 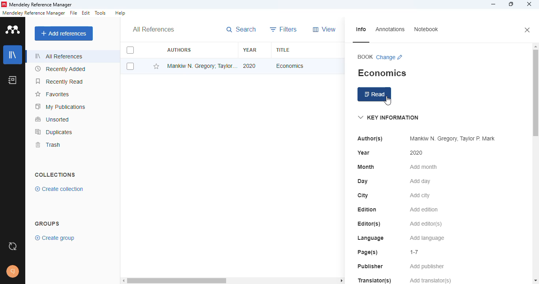 I want to click on add city, so click(x=420, y=196).